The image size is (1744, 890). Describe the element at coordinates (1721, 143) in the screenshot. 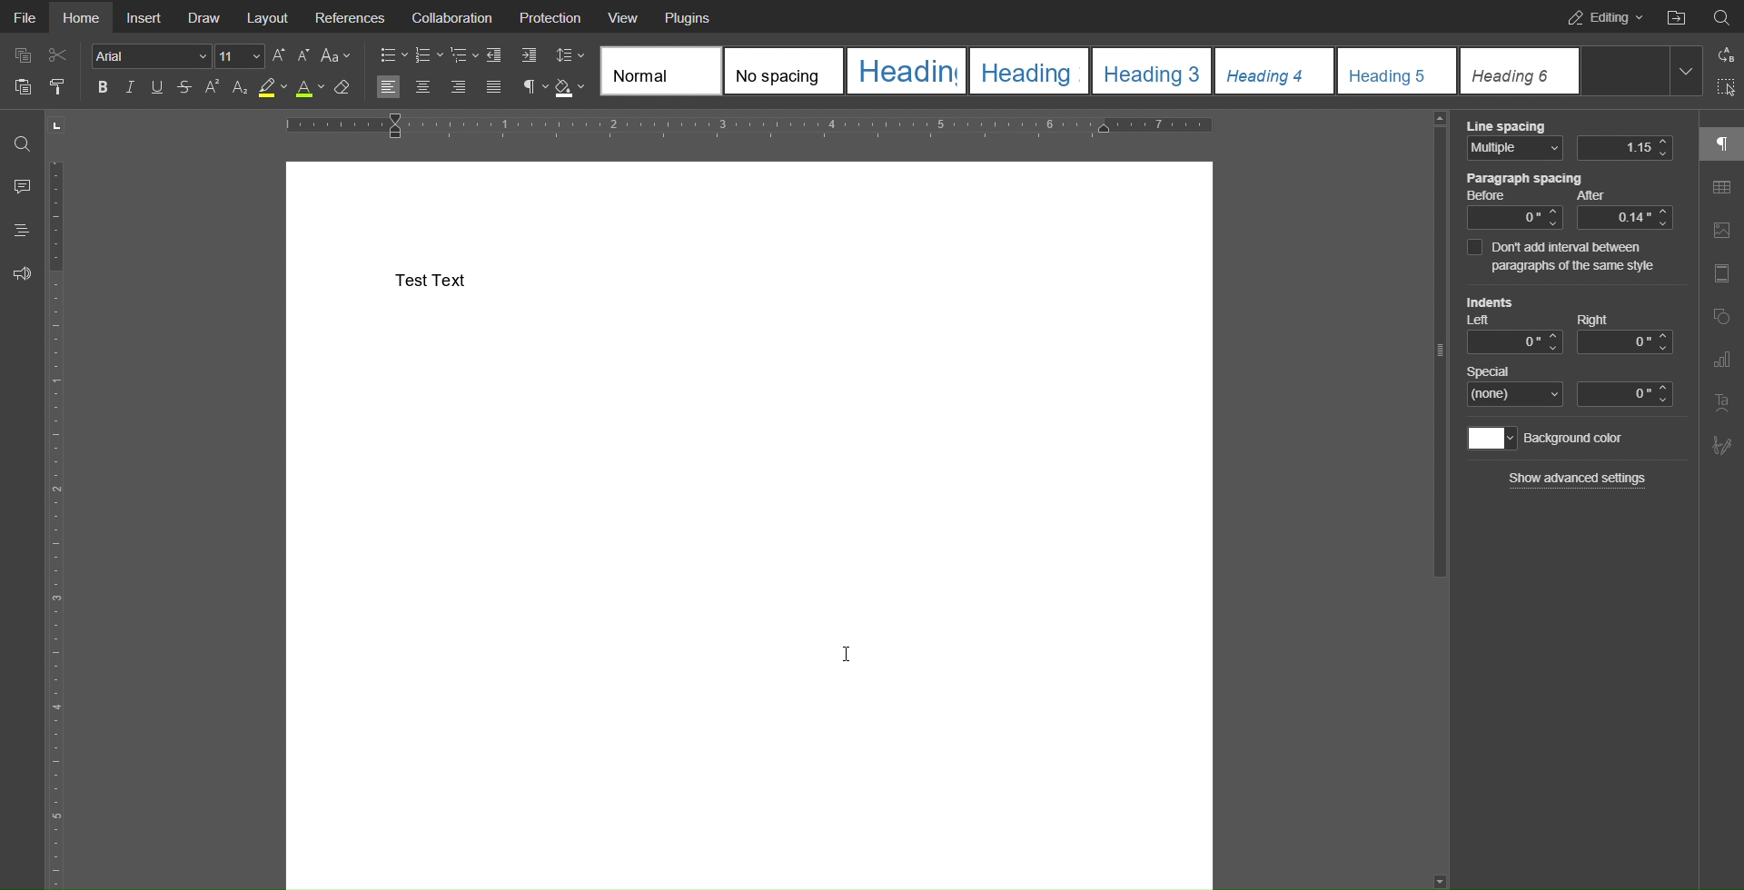

I see `Paragraph Settings` at that location.